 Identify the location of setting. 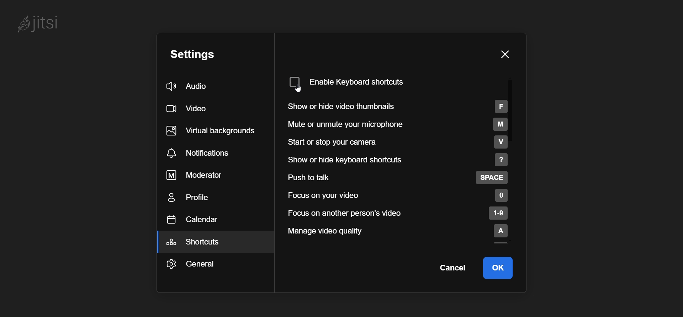
(198, 55).